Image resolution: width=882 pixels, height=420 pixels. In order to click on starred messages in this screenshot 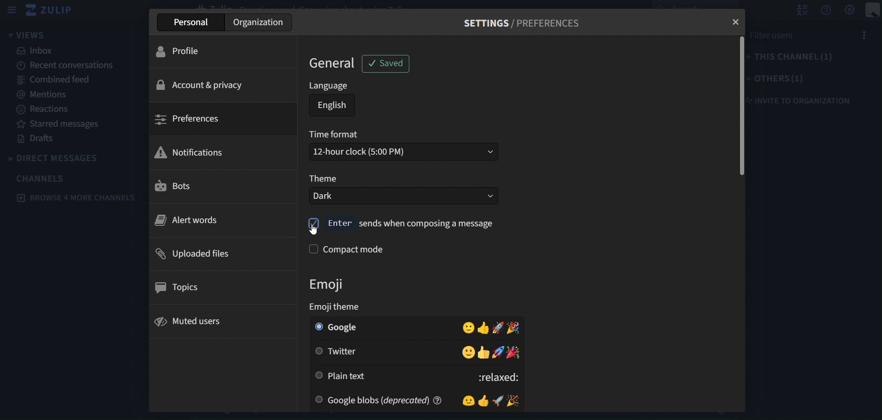, I will do `click(58, 124)`.